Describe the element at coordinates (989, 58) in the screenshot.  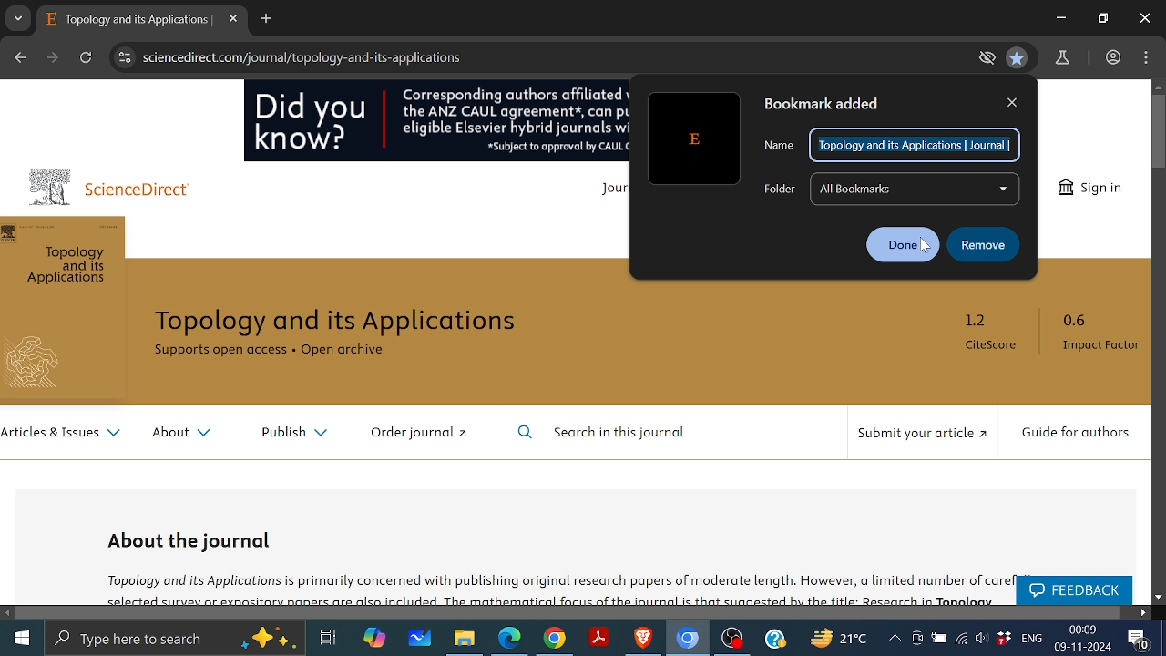
I see `Hide web address` at that location.